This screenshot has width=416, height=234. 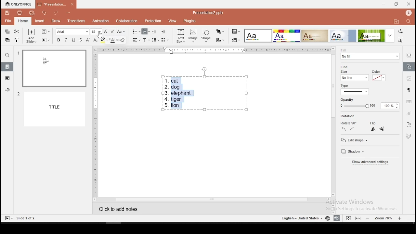 I want to click on icon, so click(x=19, y=4).